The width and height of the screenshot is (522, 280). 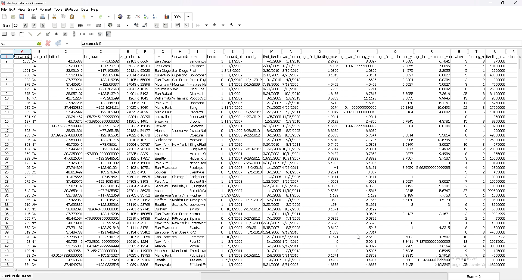 I want to click on view, so click(x=22, y=9).